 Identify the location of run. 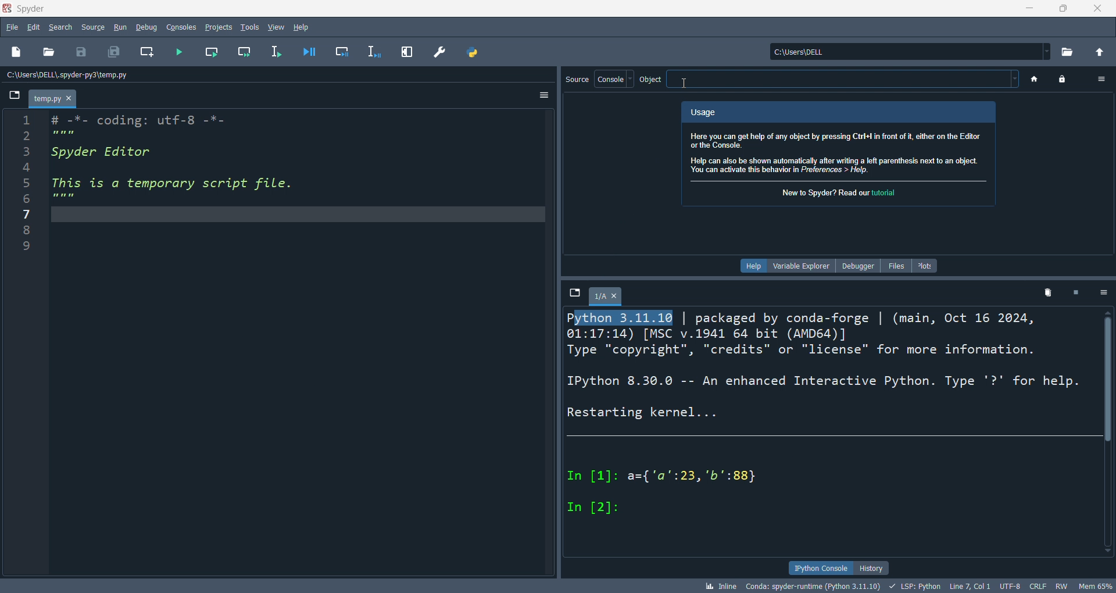
(179, 51).